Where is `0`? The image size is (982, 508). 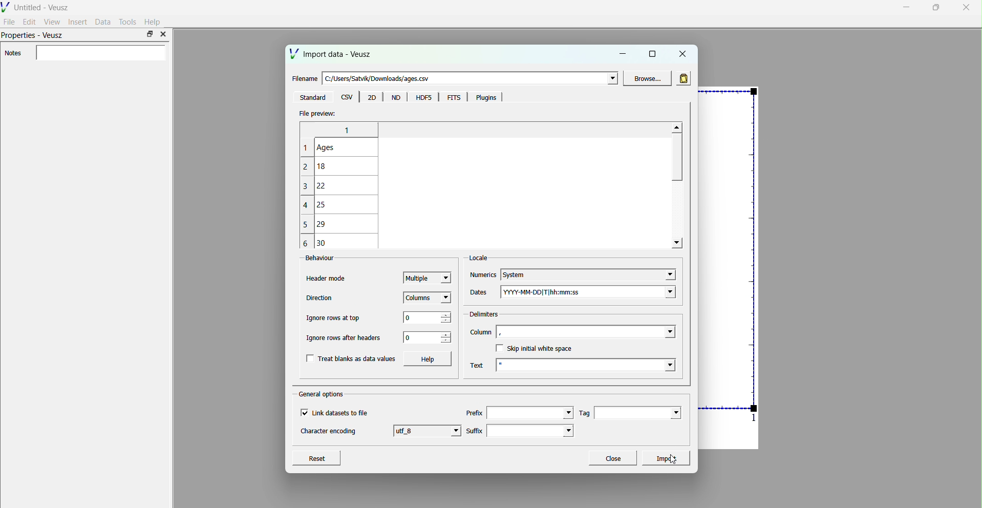 0 is located at coordinates (420, 338).